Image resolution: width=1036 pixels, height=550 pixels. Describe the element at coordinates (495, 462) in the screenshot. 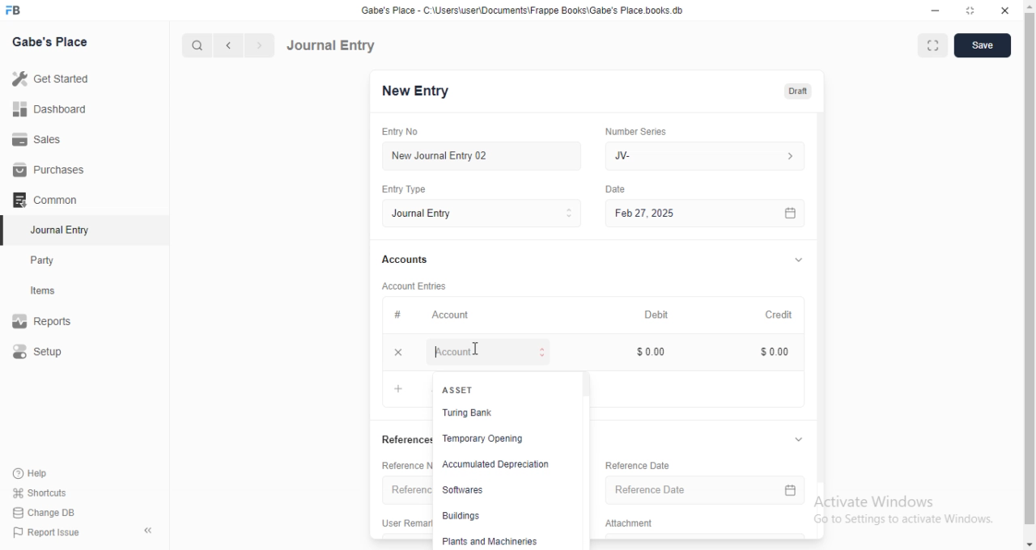

I see `Accumulated Depreciation` at that location.